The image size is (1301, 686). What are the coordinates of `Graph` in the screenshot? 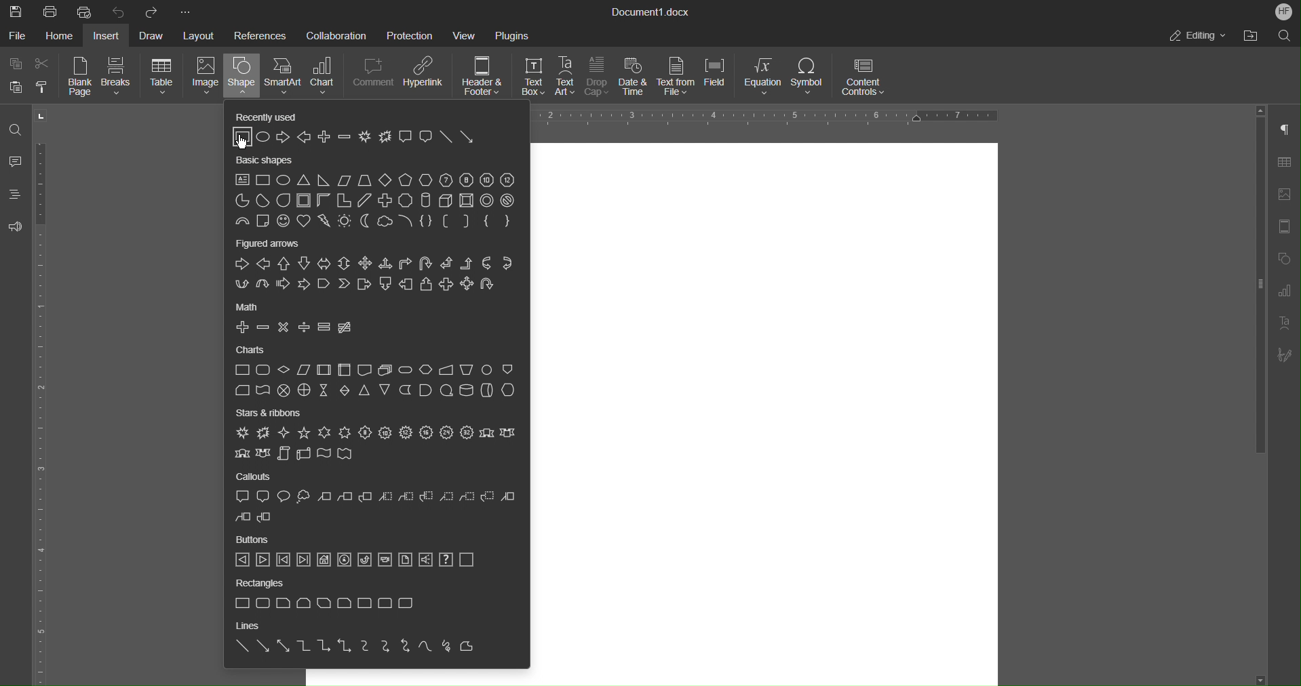 It's located at (1289, 291).